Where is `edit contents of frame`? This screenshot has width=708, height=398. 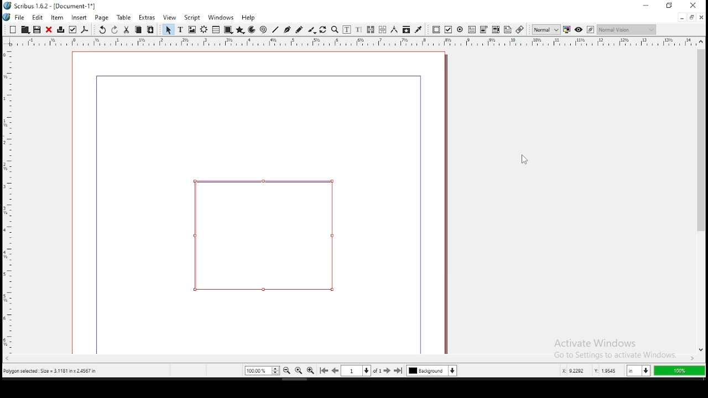 edit contents of frame is located at coordinates (347, 30).